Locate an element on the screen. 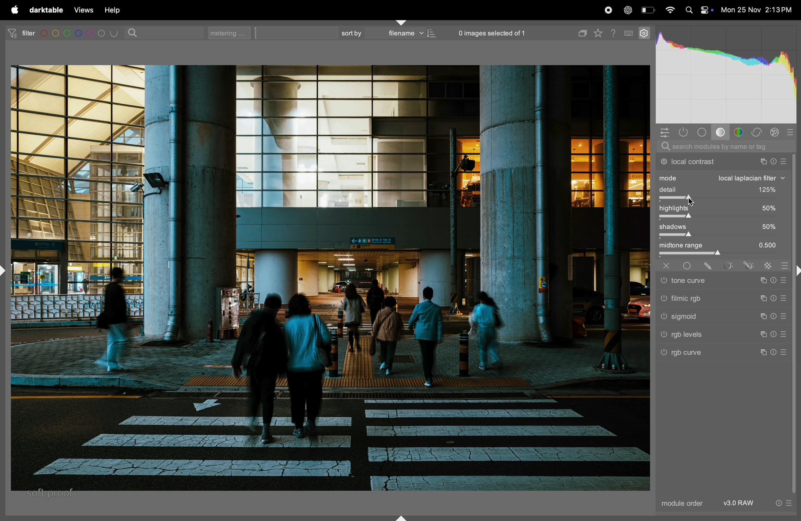 The width and height of the screenshot is (801, 521). keyboard shortcuts is located at coordinates (629, 34).